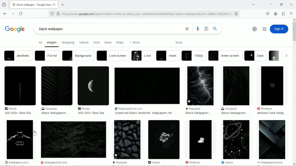  Describe the element at coordinates (275, 55) in the screenshot. I see `image` at that location.